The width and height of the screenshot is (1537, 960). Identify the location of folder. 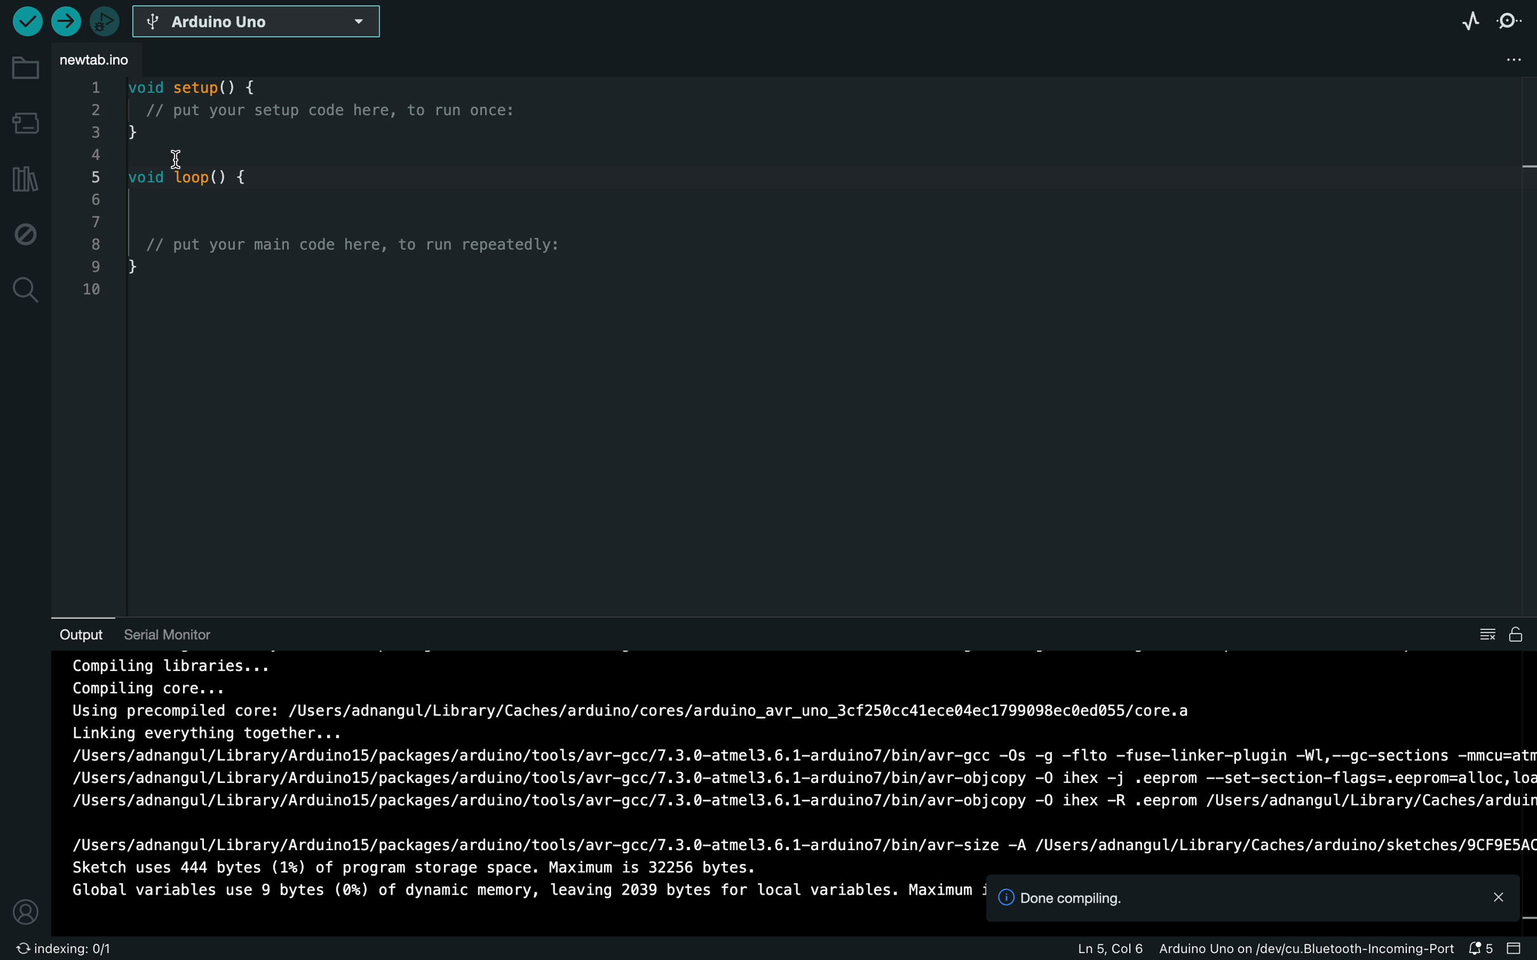
(26, 69).